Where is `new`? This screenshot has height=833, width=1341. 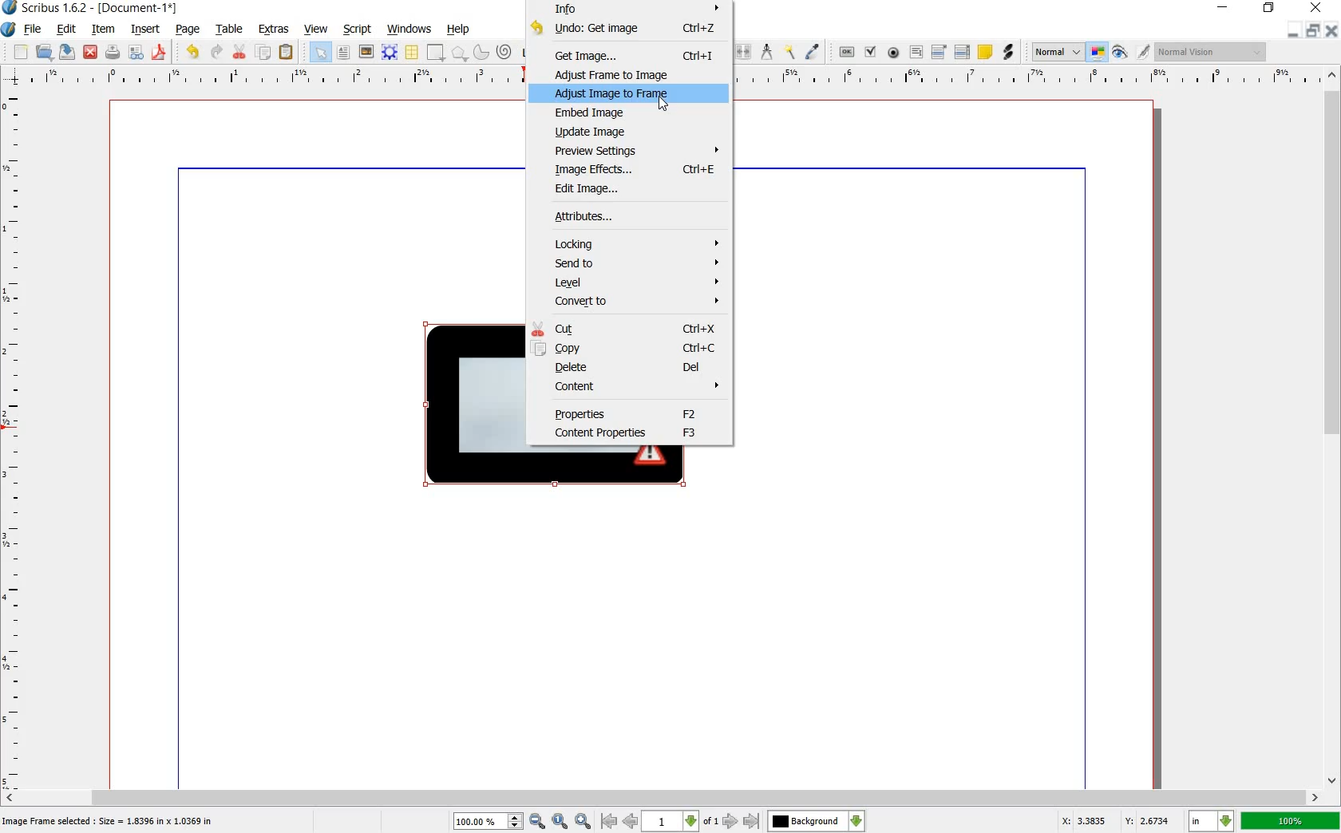 new is located at coordinates (20, 52).